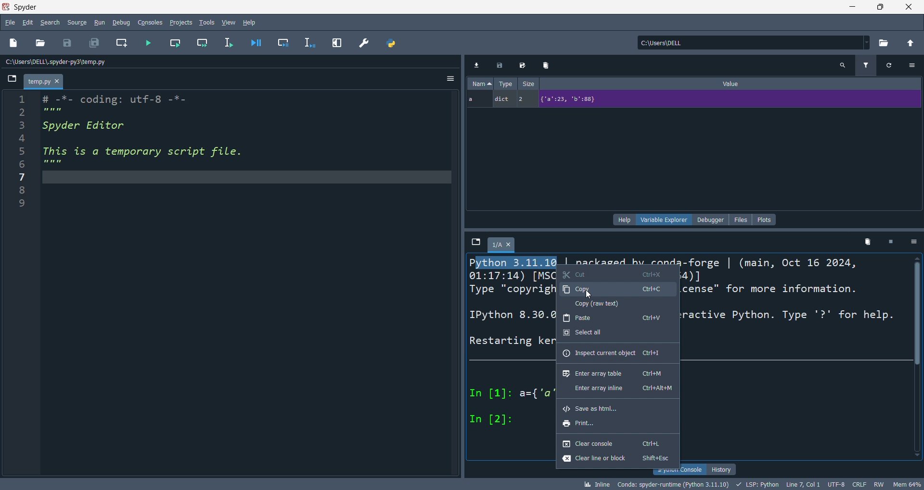  What do you see at coordinates (908, 8) in the screenshot?
I see `close` at bounding box center [908, 8].